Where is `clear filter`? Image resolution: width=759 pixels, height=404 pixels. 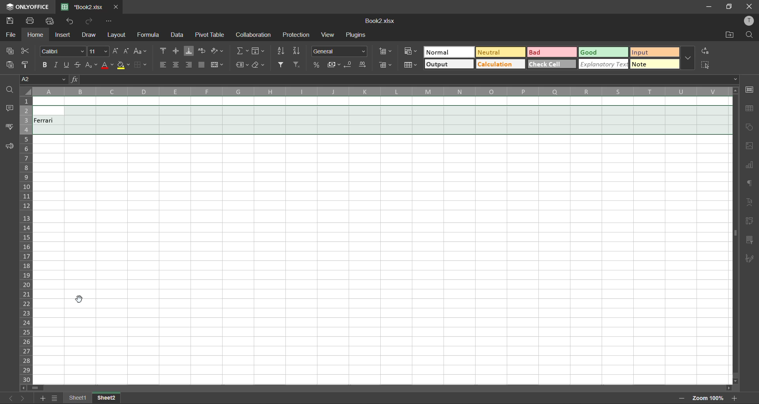
clear filter is located at coordinates (297, 65).